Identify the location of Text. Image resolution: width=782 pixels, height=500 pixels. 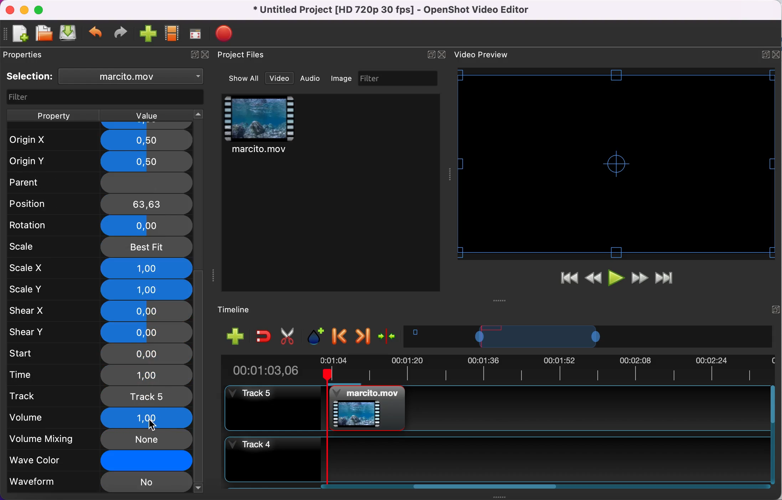
(481, 54).